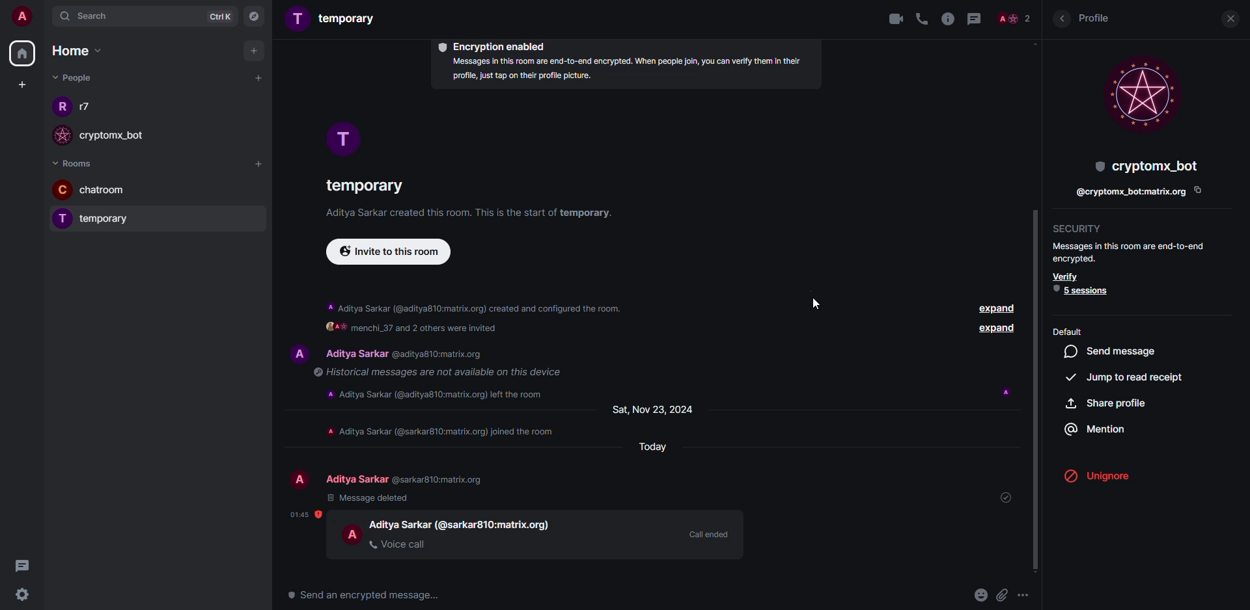 This screenshot has height=610, width=1250. I want to click on room, so click(117, 221).